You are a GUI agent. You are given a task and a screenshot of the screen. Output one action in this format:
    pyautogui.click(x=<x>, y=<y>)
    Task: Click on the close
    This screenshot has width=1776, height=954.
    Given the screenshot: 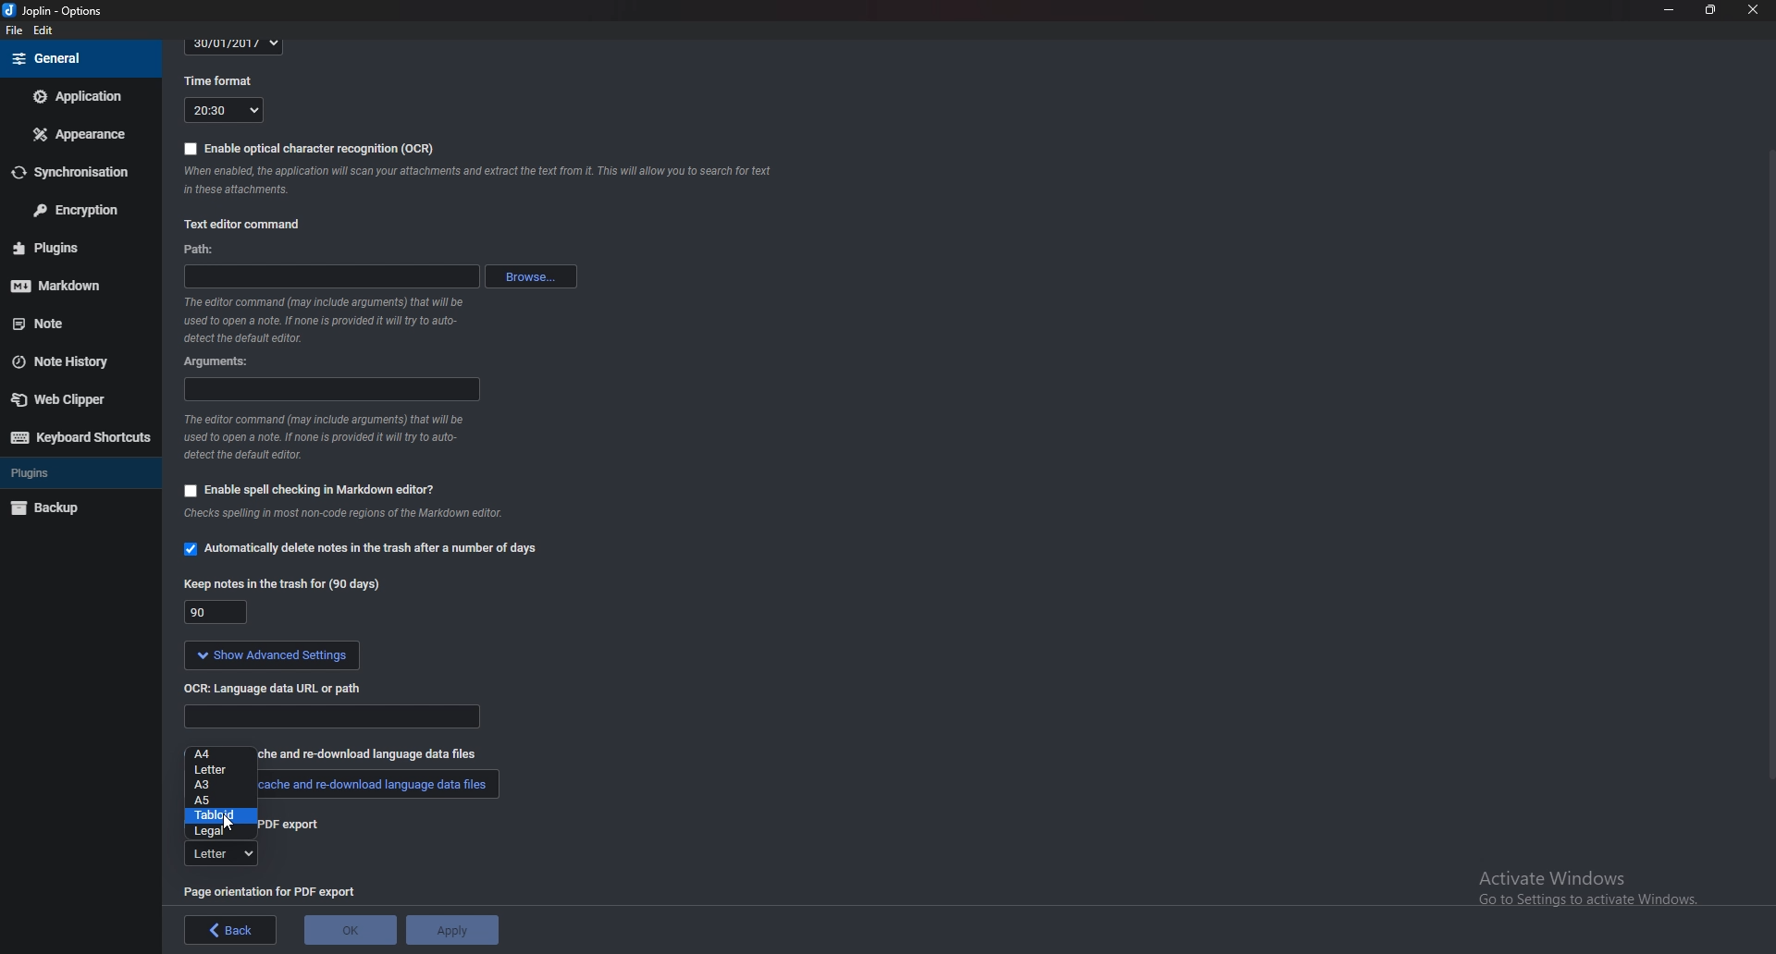 What is the action you would take?
    pyautogui.click(x=1751, y=11)
    